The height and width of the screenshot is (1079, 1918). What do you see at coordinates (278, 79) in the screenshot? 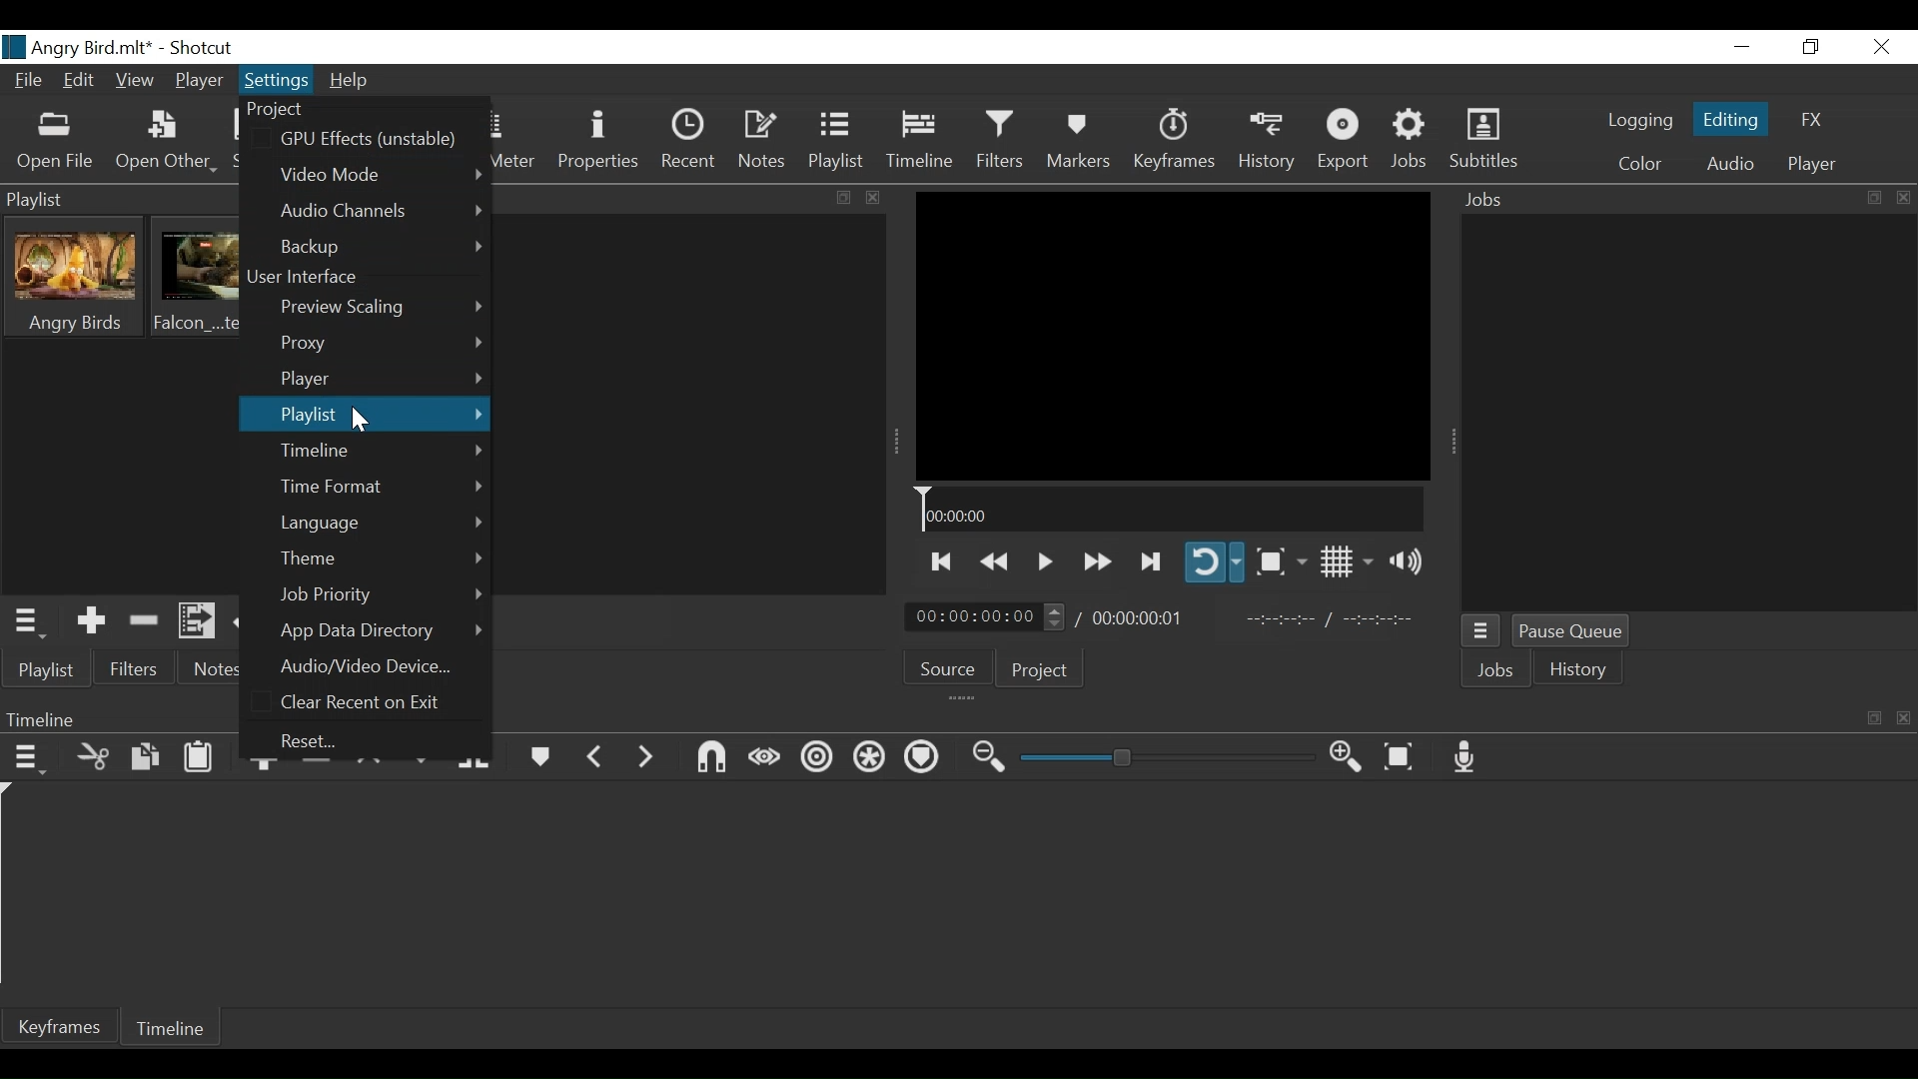
I see `Settings` at bounding box center [278, 79].